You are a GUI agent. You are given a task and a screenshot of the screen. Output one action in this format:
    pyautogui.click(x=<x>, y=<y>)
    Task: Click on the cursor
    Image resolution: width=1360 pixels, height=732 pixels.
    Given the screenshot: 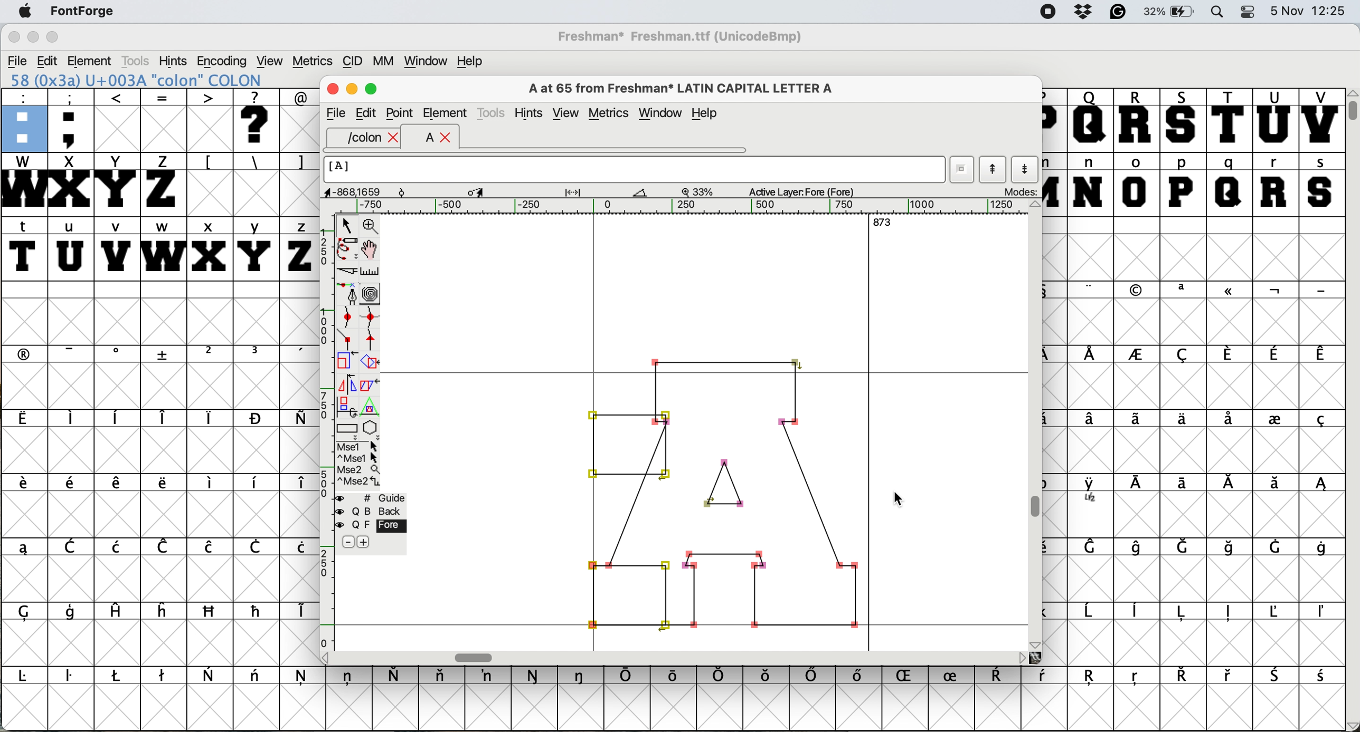 What is the action you would take?
    pyautogui.click(x=905, y=503)
    